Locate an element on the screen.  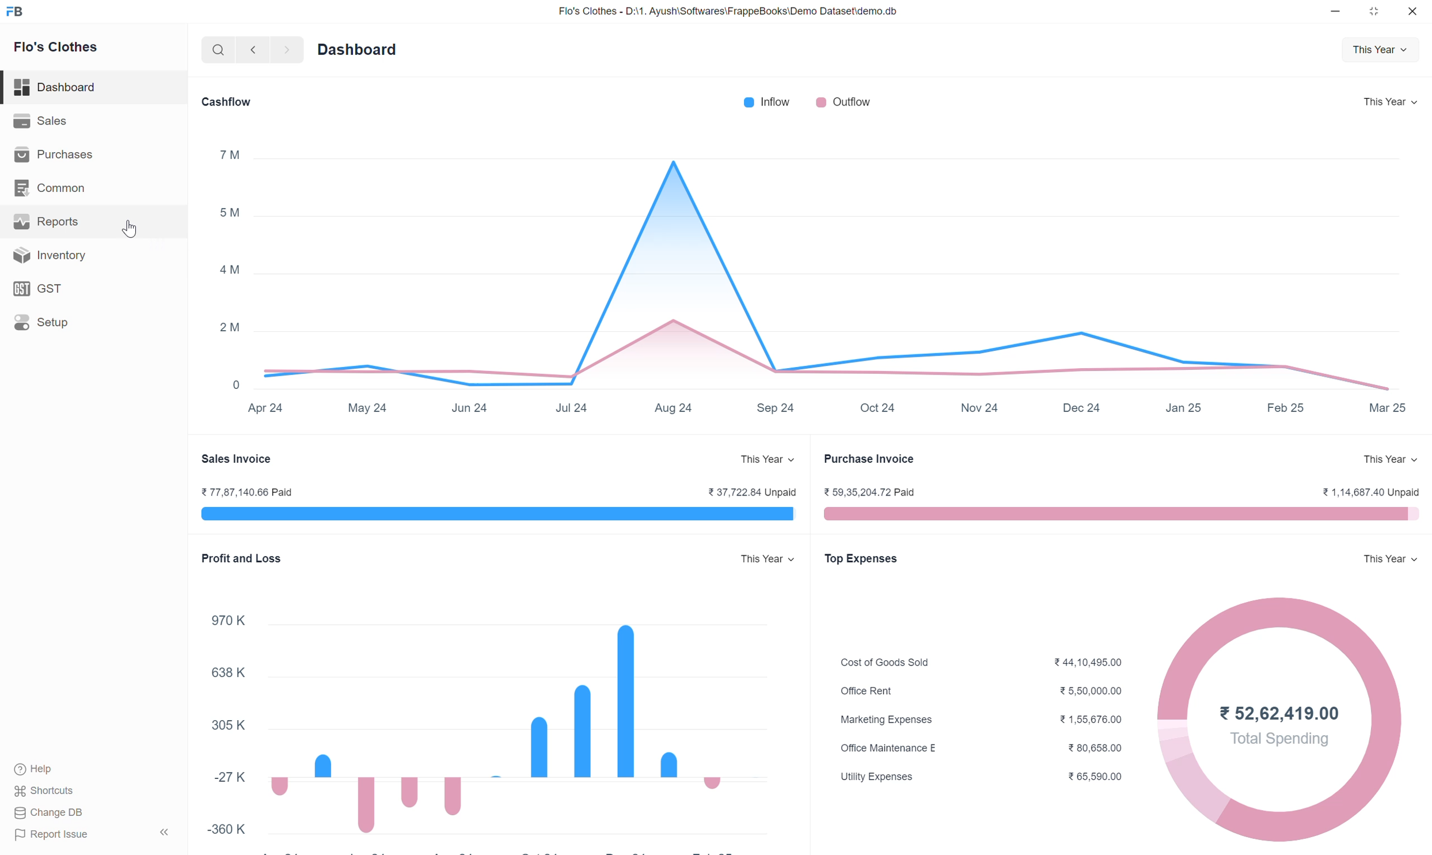
Apr 24 is located at coordinates (264, 408).